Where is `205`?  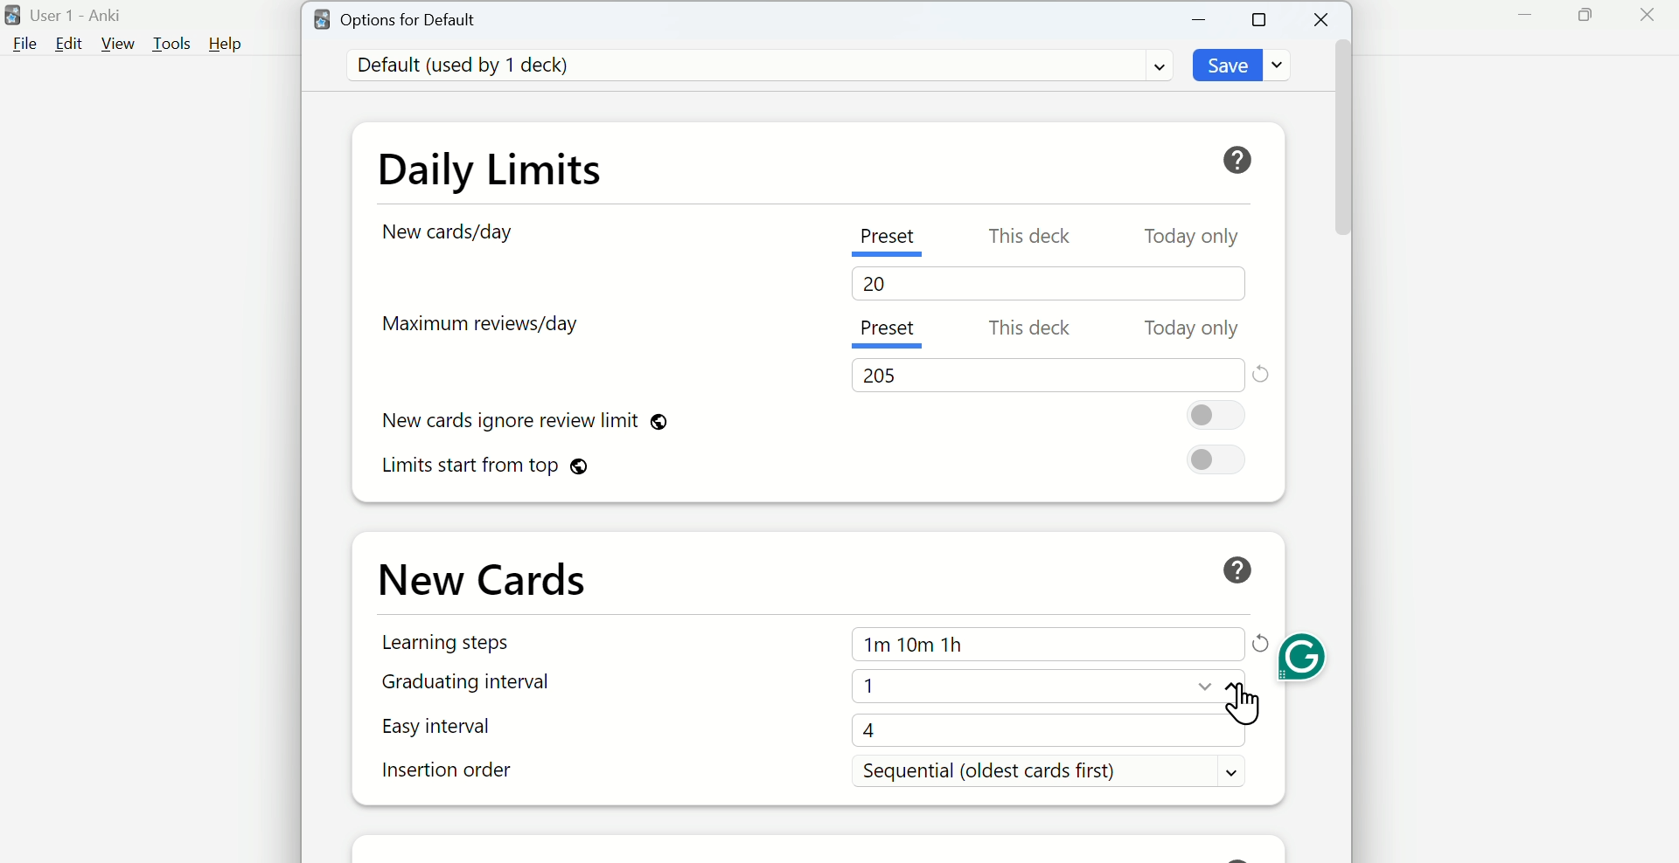 205 is located at coordinates (892, 374).